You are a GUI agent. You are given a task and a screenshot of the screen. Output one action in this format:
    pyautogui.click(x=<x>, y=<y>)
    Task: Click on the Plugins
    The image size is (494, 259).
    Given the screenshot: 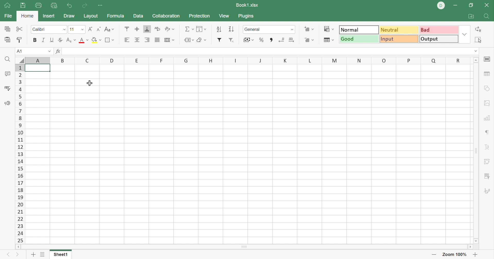 What is the action you would take?
    pyautogui.click(x=246, y=16)
    